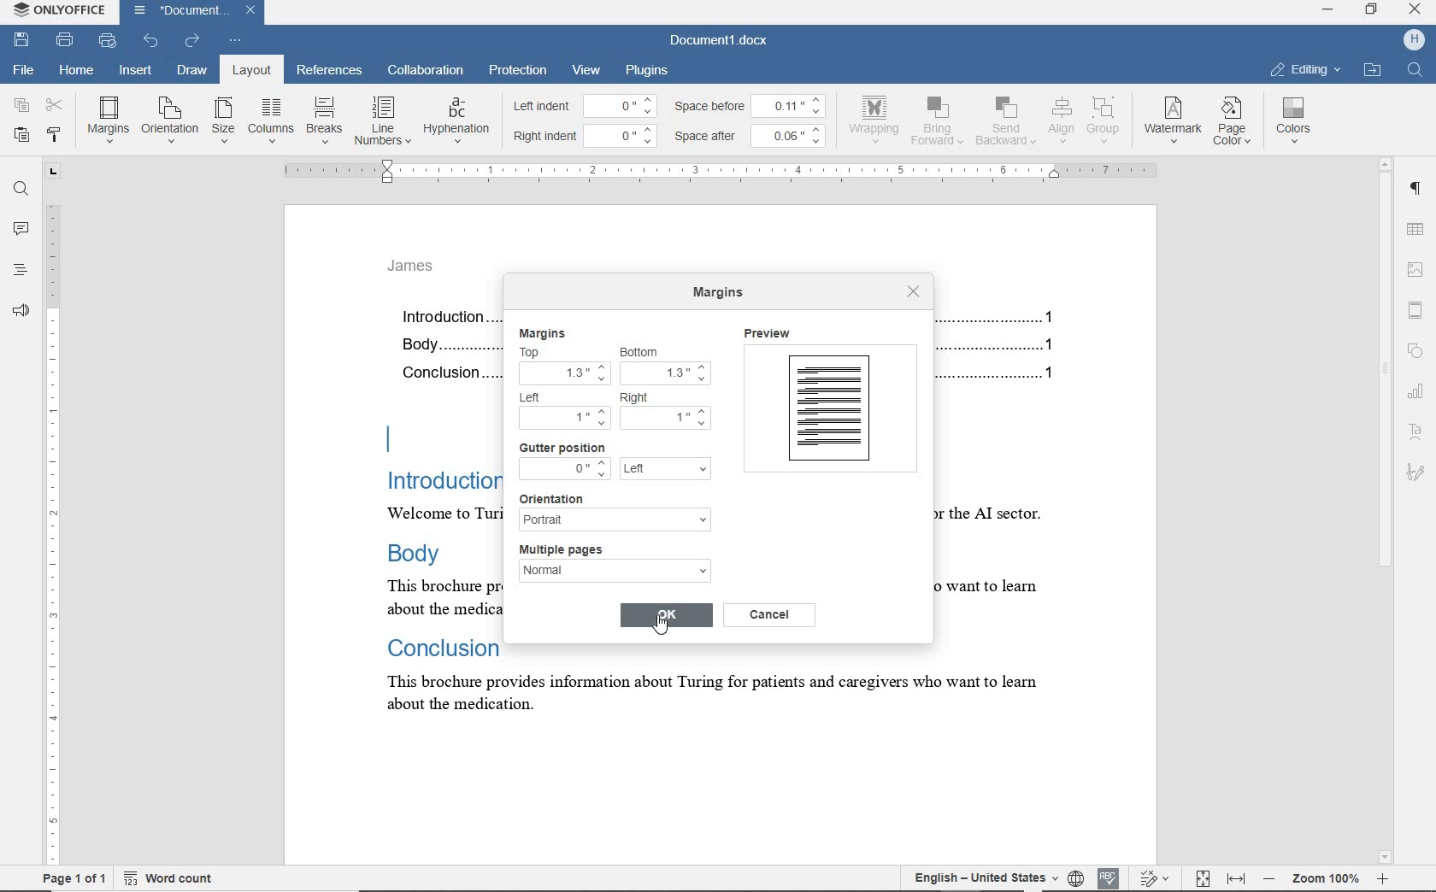  Describe the element at coordinates (668, 373) in the screenshot. I see `increased top margin by 3` at that location.